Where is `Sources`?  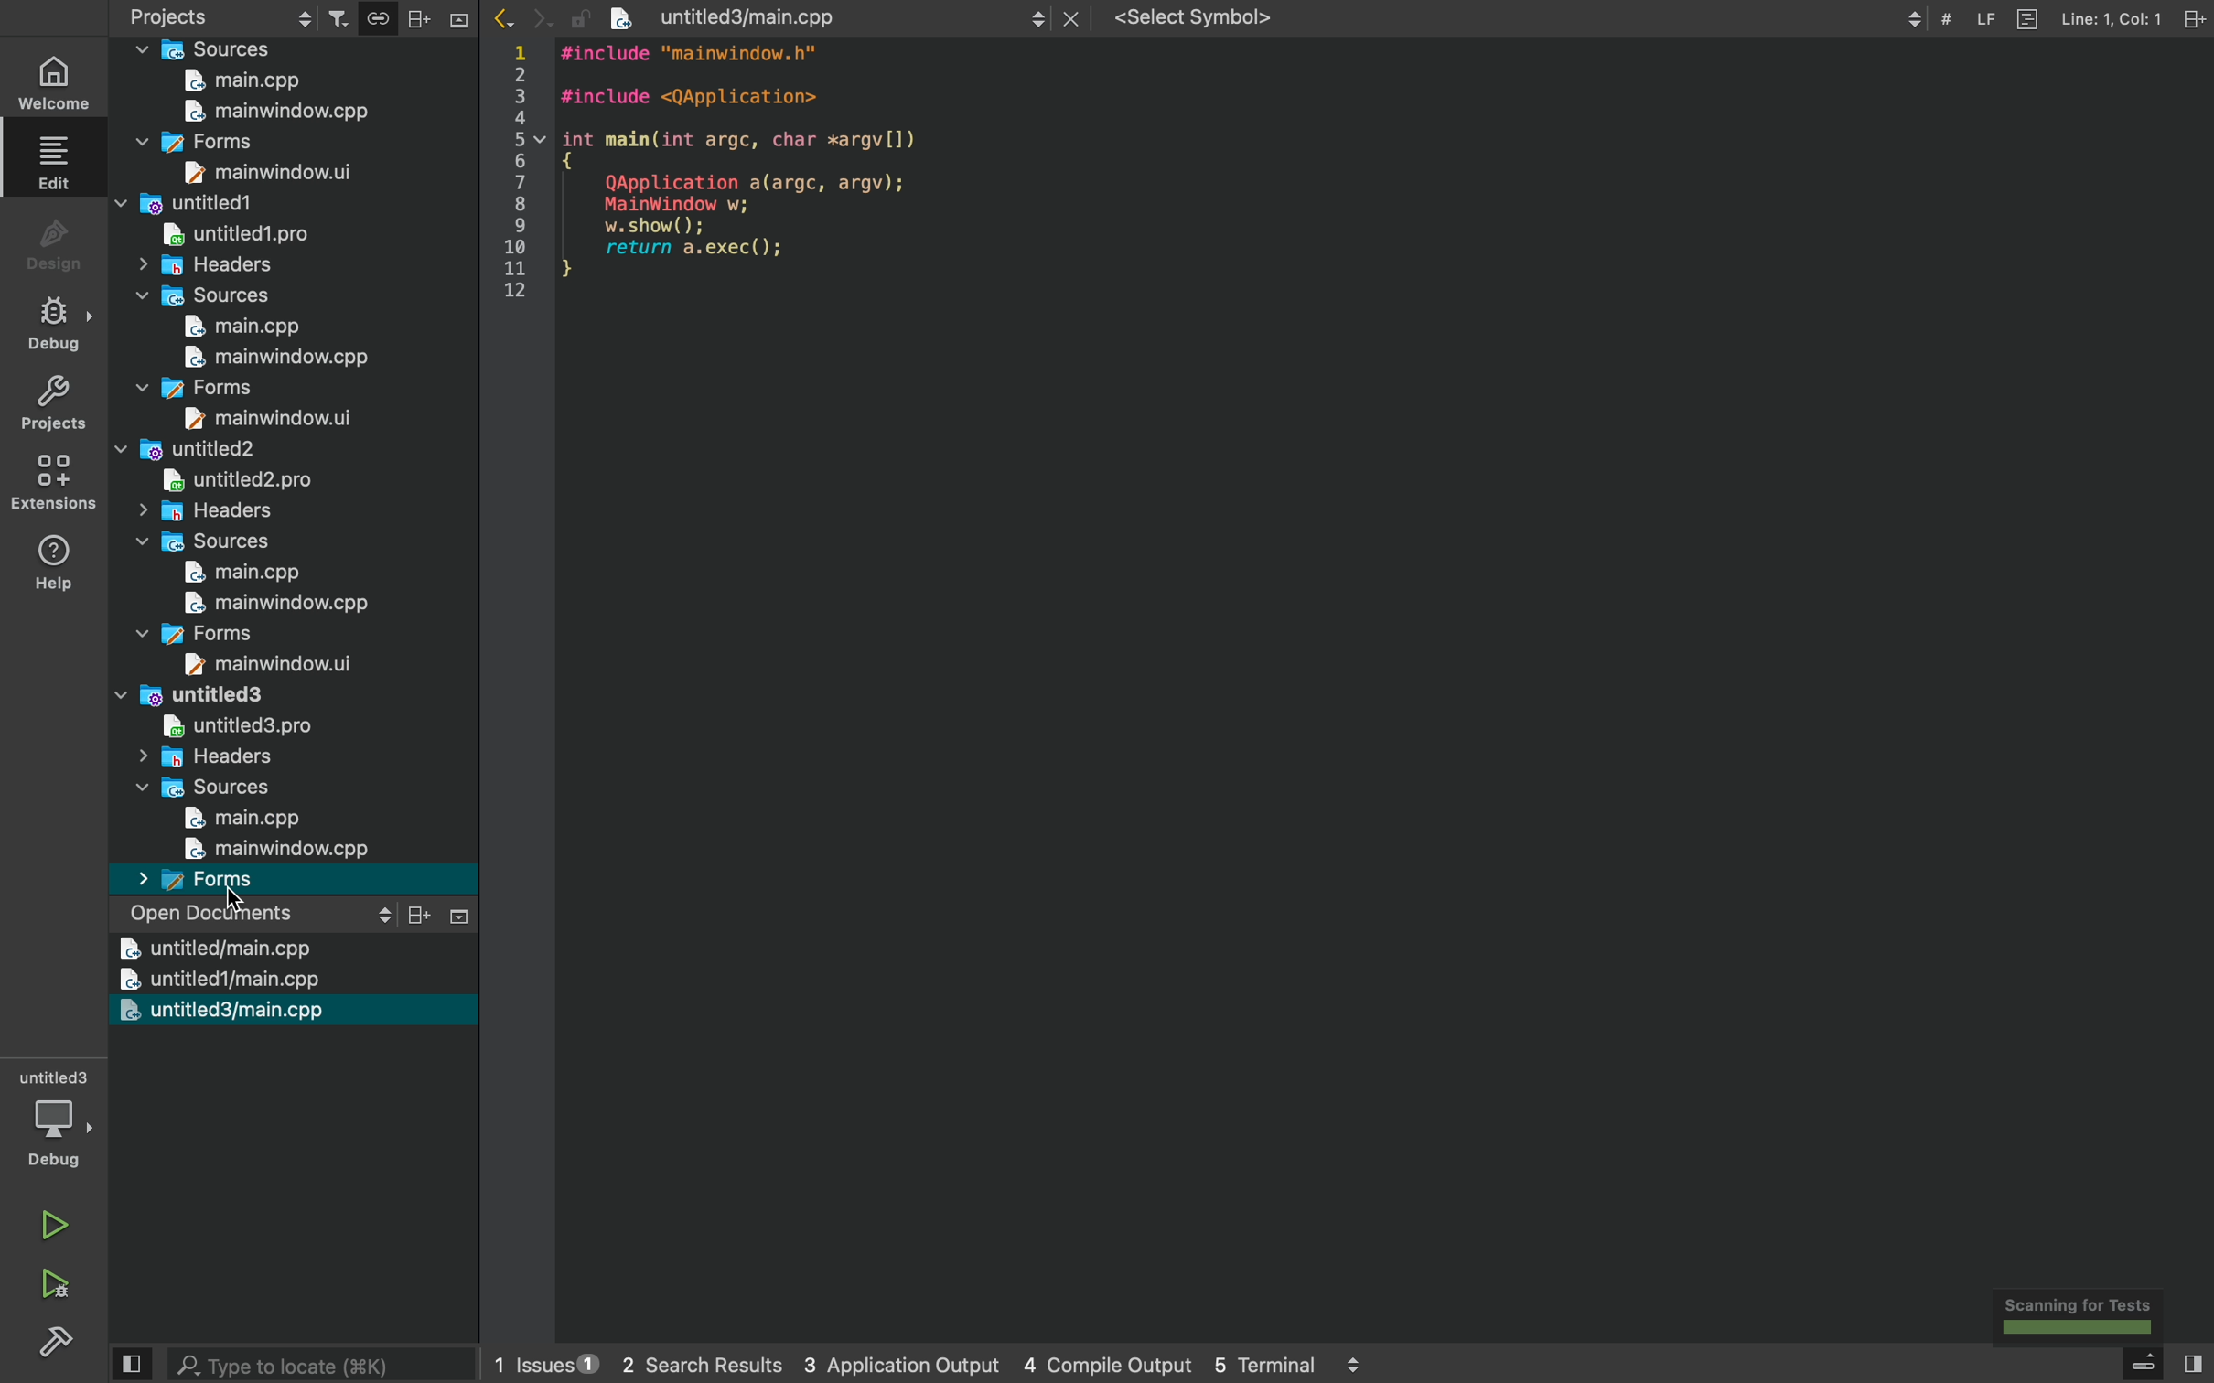 Sources is located at coordinates (205, 297).